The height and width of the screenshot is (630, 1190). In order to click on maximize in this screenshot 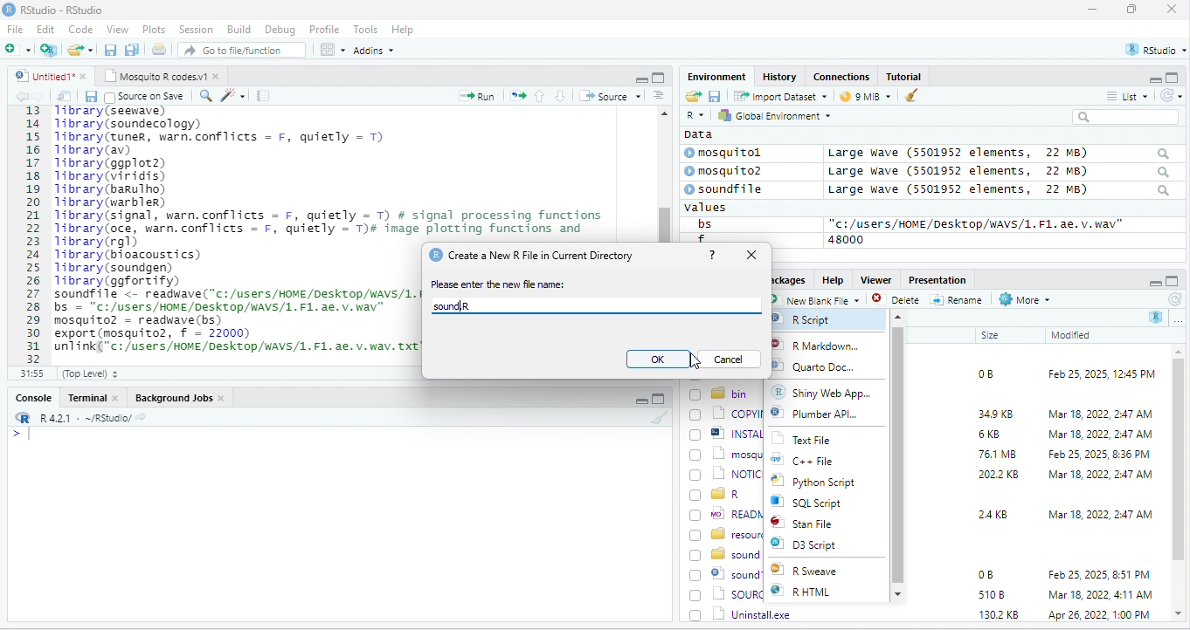, I will do `click(1135, 10)`.